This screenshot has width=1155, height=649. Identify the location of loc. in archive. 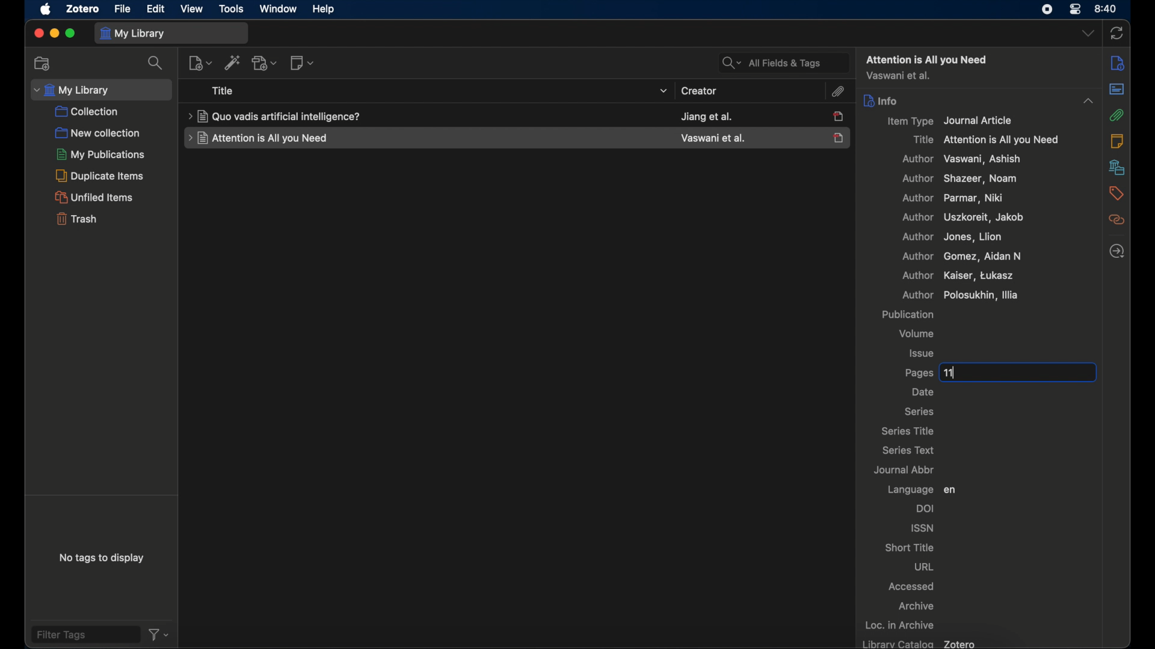
(902, 625).